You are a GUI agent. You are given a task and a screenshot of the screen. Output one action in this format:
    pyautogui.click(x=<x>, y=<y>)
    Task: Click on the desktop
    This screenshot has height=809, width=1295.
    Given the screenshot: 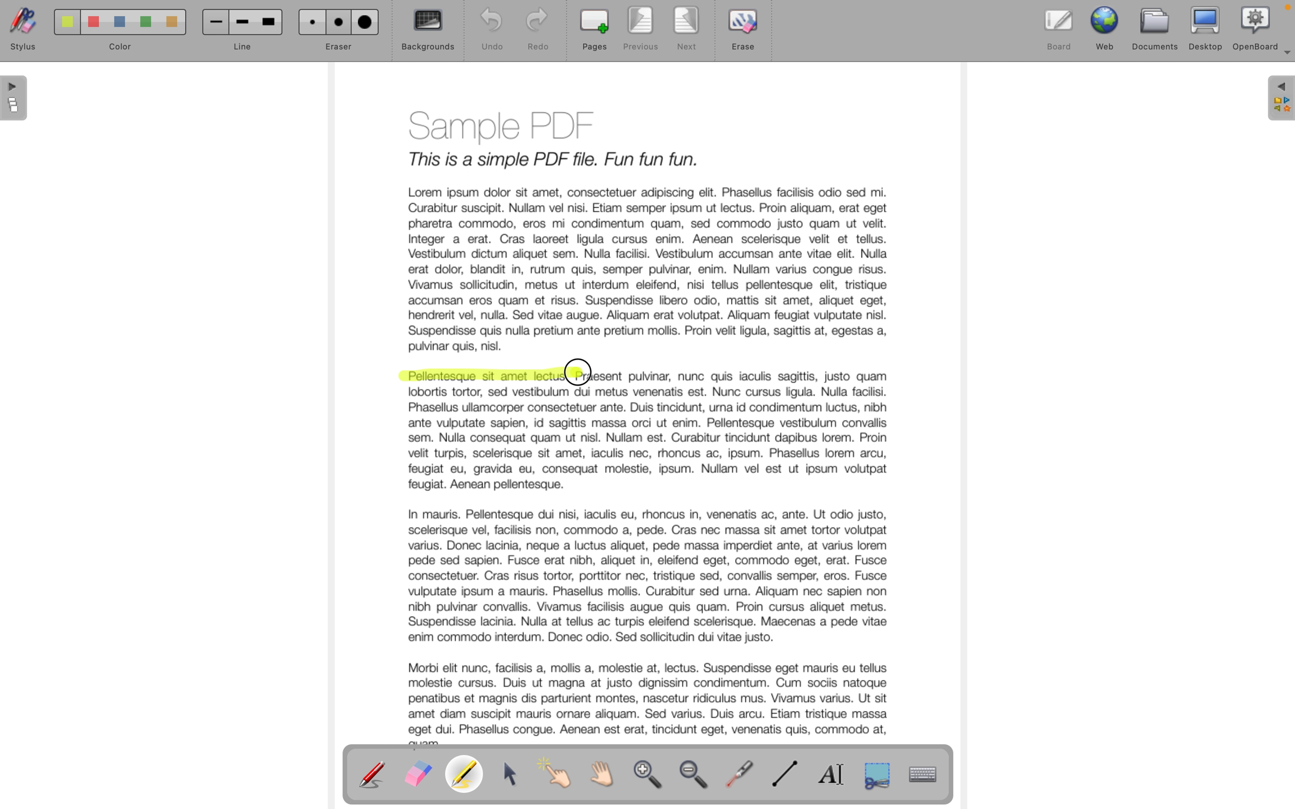 What is the action you would take?
    pyautogui.click(x=1207, y=28)
    